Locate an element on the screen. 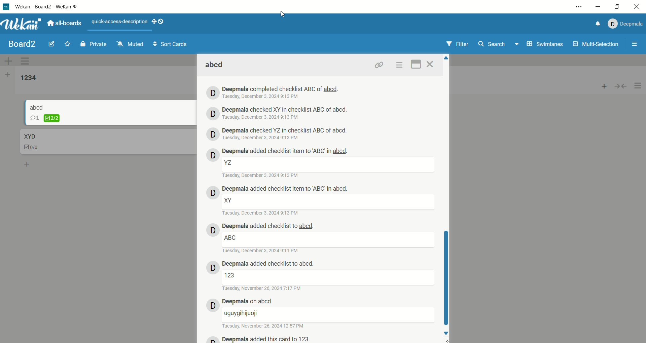 This screenshot has height=343, width=646. muted is located at coordinates (130, 44).